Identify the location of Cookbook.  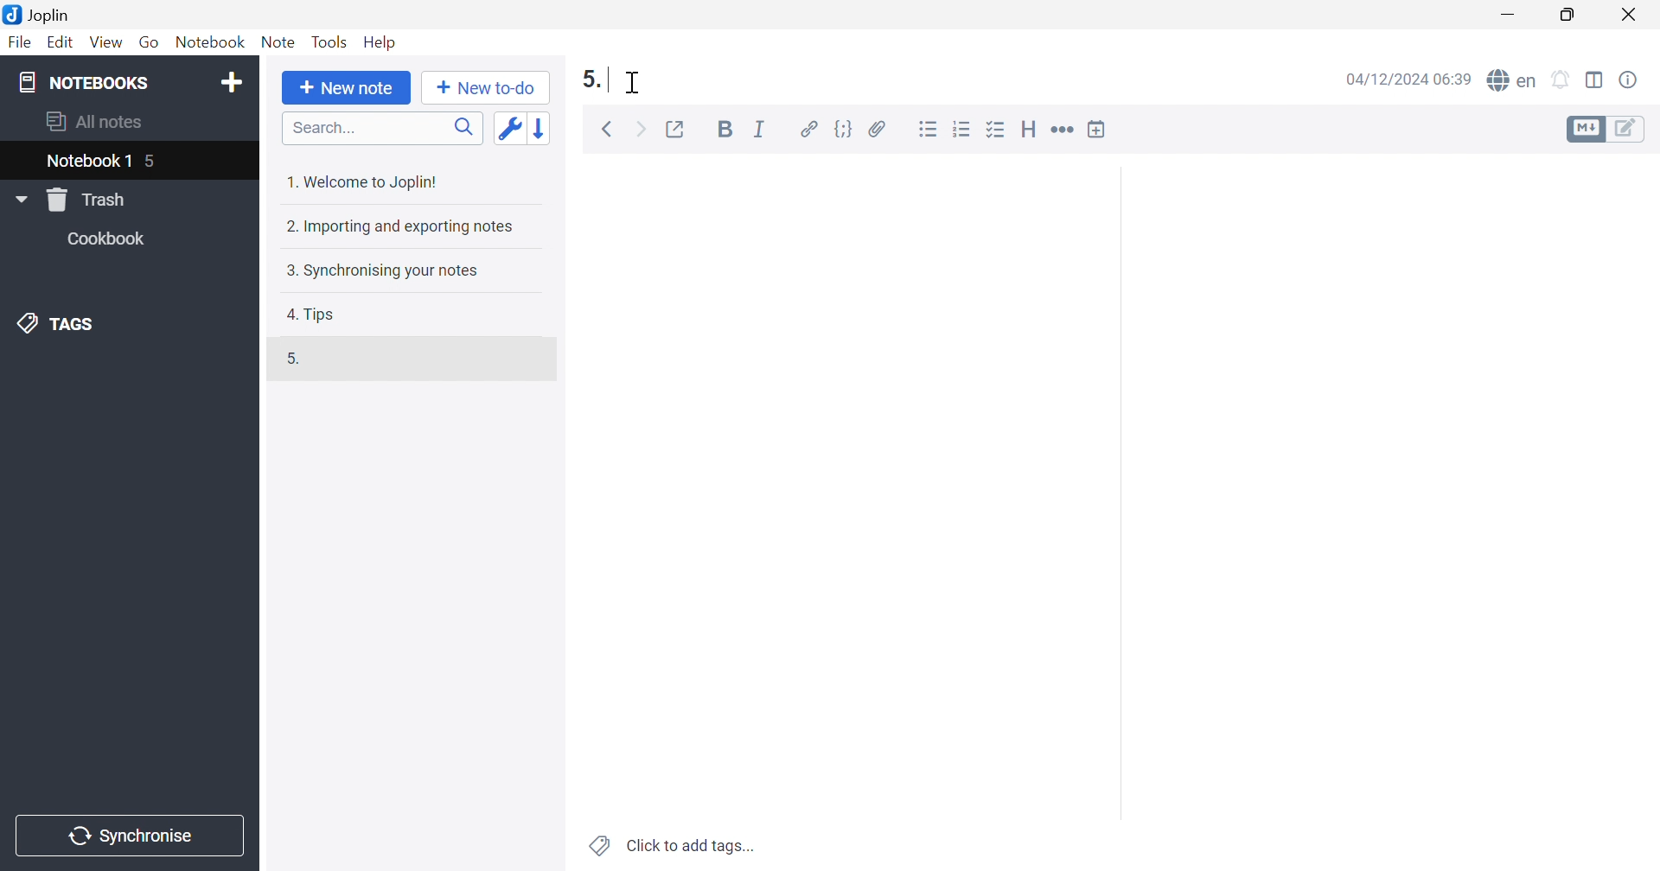
(112, 238).